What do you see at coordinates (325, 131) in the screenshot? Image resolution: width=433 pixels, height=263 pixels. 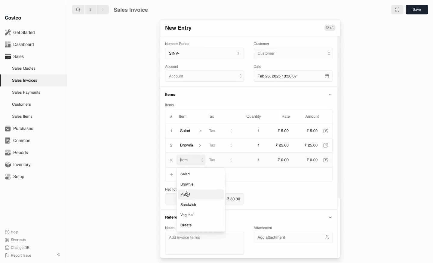 I see `Edit` at bounding box center [325, 131].